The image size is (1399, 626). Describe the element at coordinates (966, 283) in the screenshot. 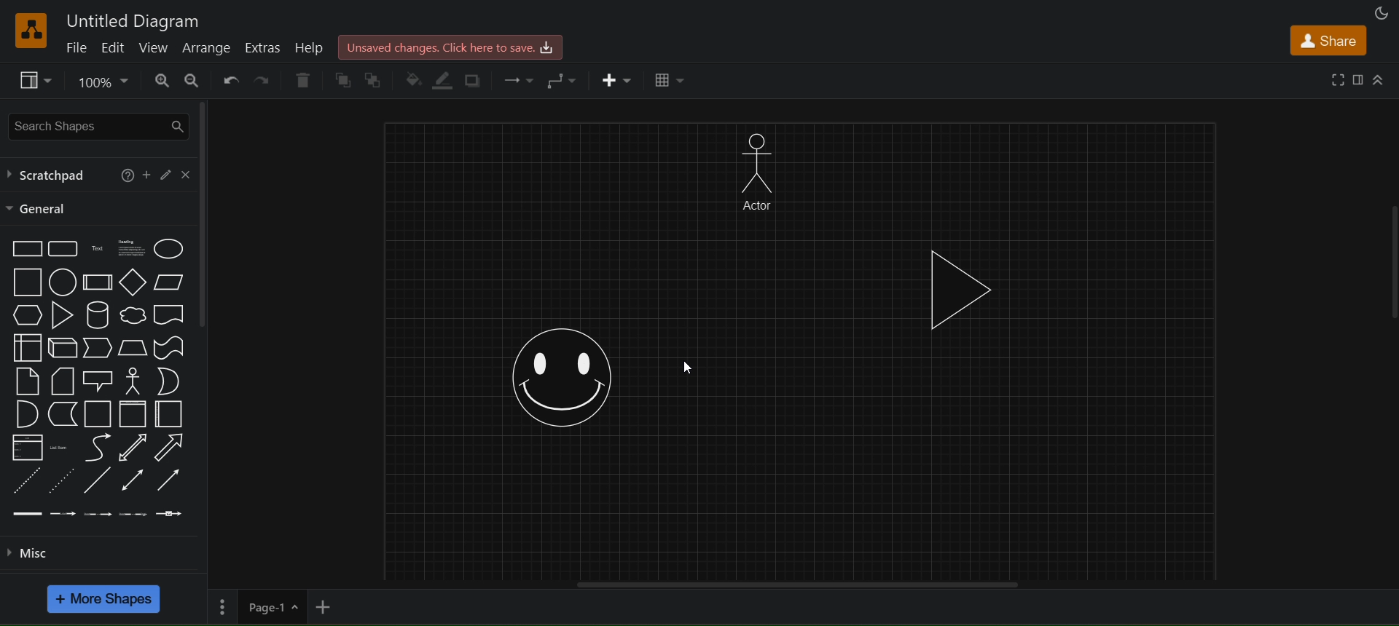

I see `triangle shape` at that location.